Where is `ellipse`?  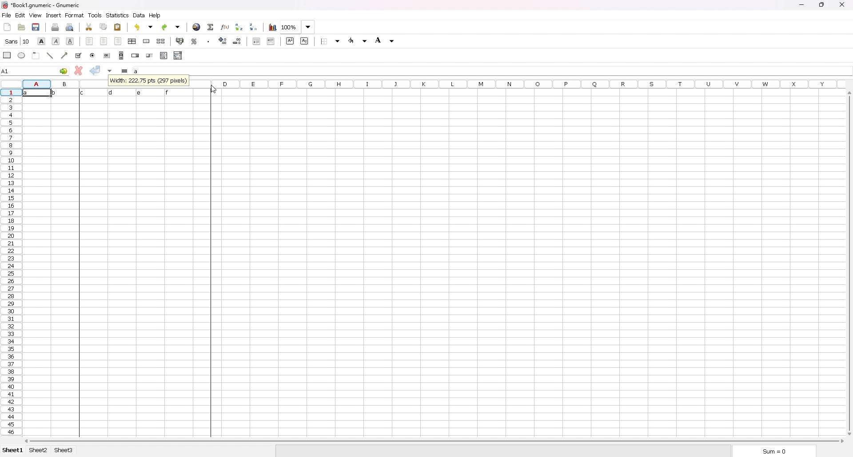
ellipse is located at coordinates (22, 55).